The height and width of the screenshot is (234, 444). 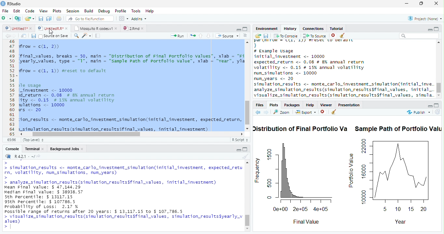 I want to click on Open new file, so click(x=6, y=18).